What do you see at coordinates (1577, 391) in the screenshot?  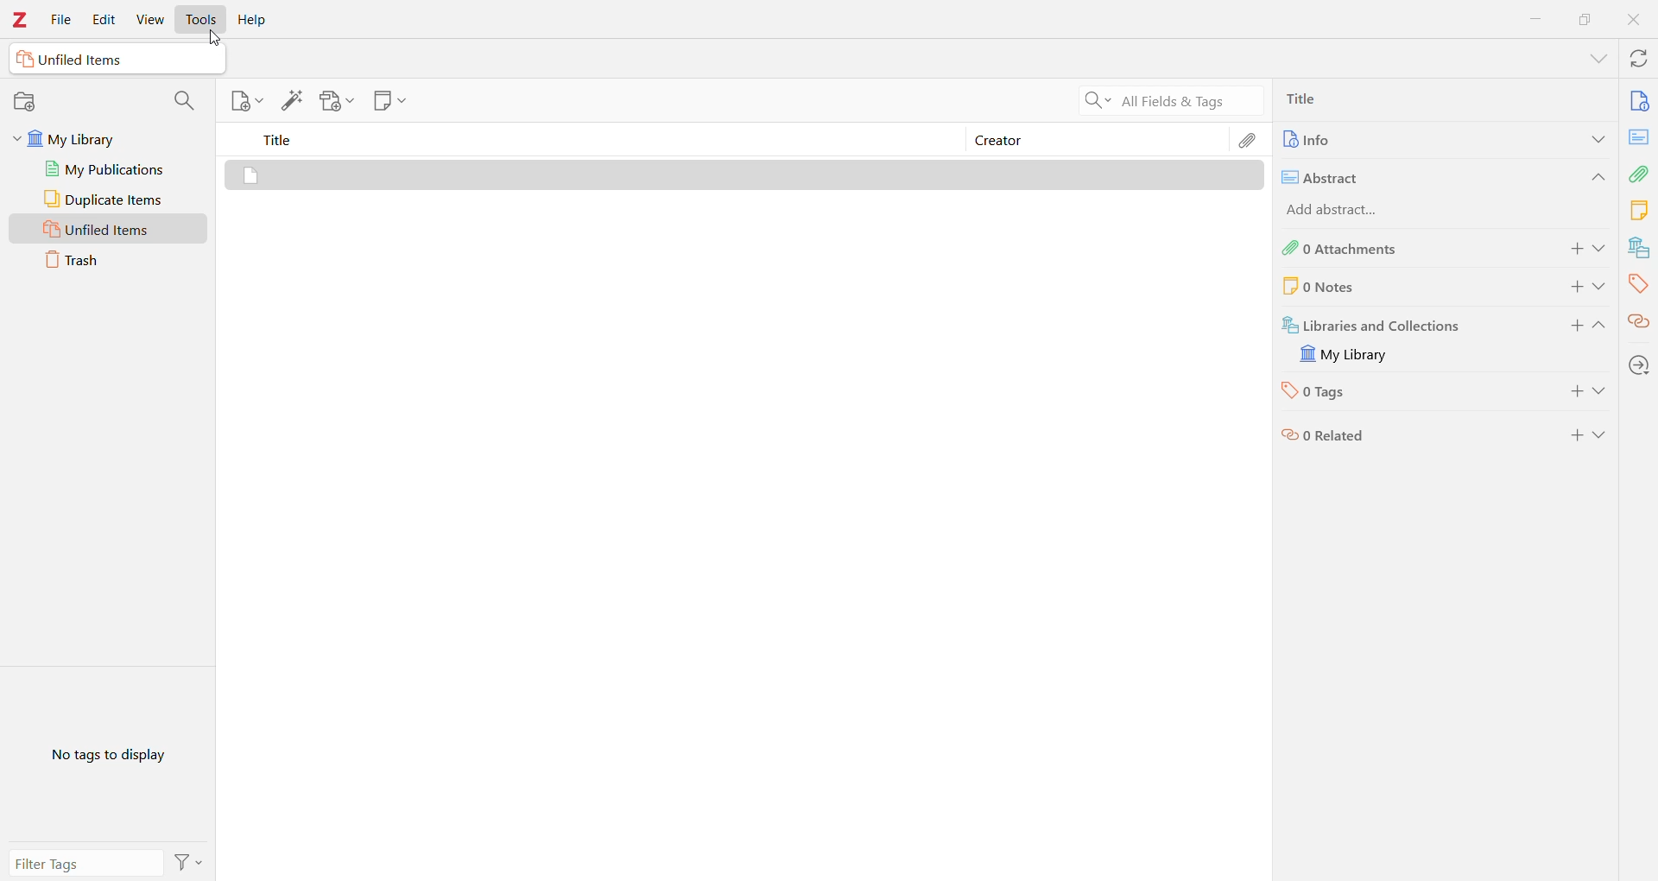 I see `Add` at bounding box center [1577, 391].